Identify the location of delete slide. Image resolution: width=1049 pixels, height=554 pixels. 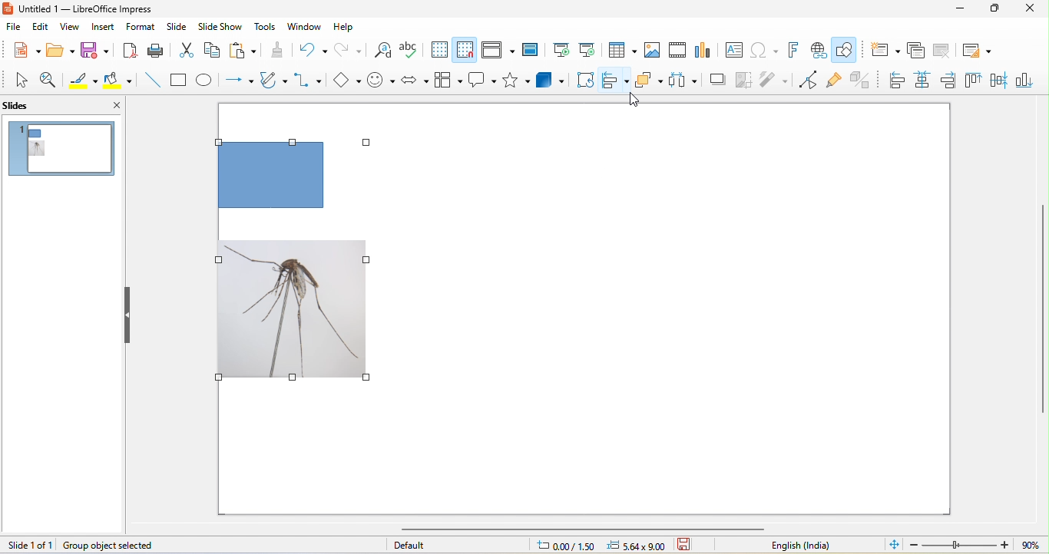
(945, 51).